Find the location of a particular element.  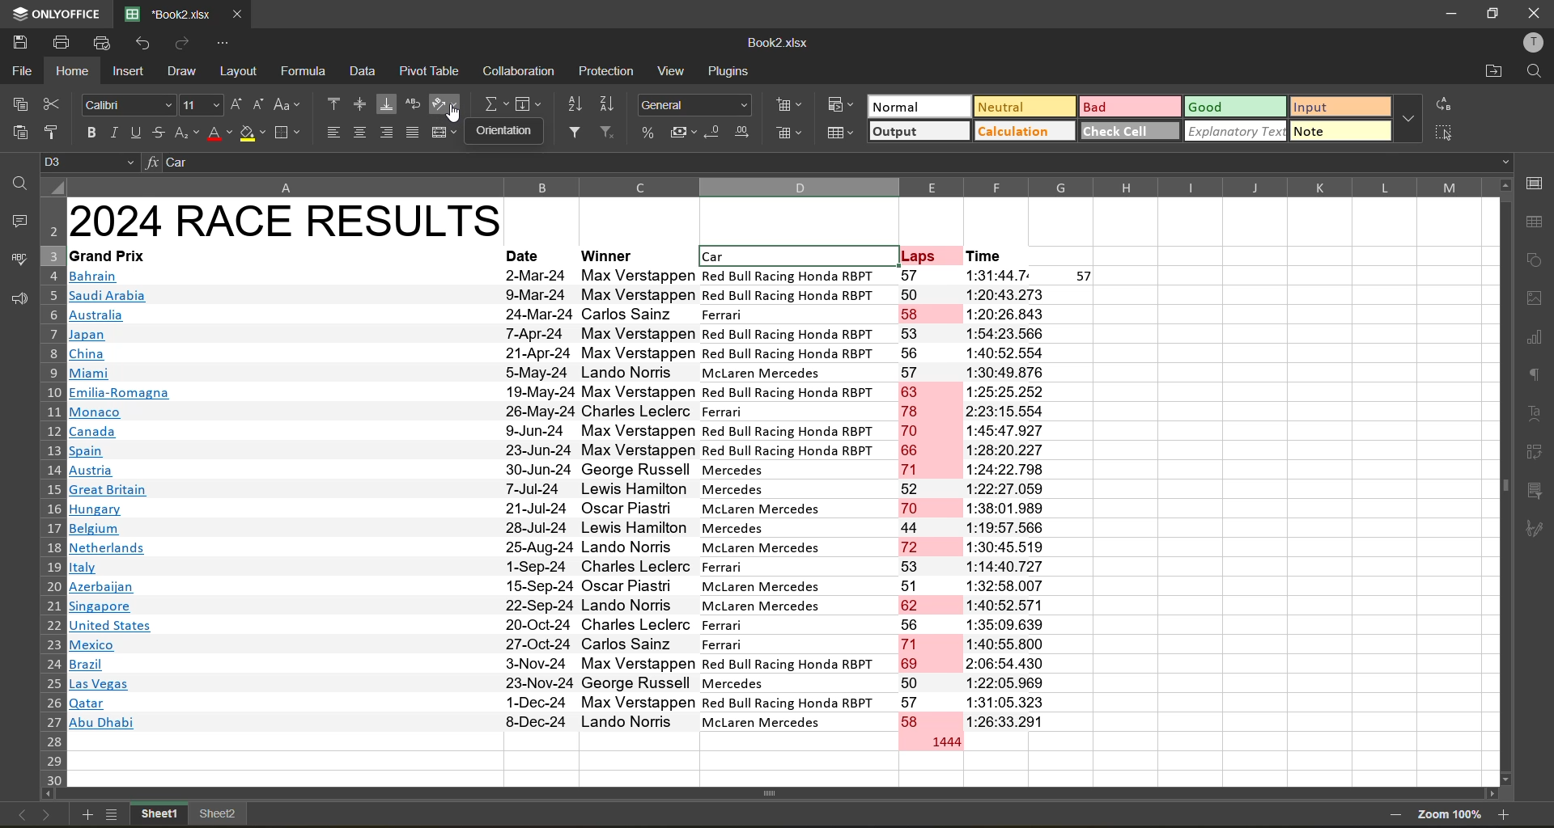

minimize is located at coordinates (1450, 15).